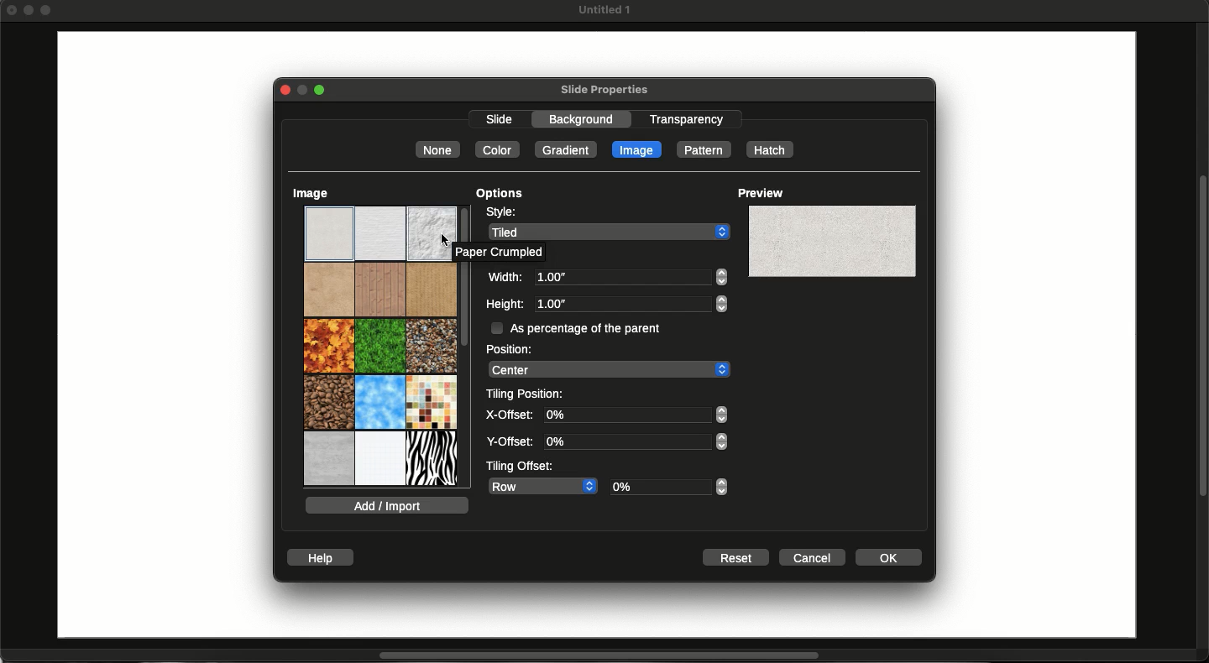 The image size is (1209, 663). Describe the element at coordinates (519, 465) in the screenshot. I see `Tiling offset:` at that location.